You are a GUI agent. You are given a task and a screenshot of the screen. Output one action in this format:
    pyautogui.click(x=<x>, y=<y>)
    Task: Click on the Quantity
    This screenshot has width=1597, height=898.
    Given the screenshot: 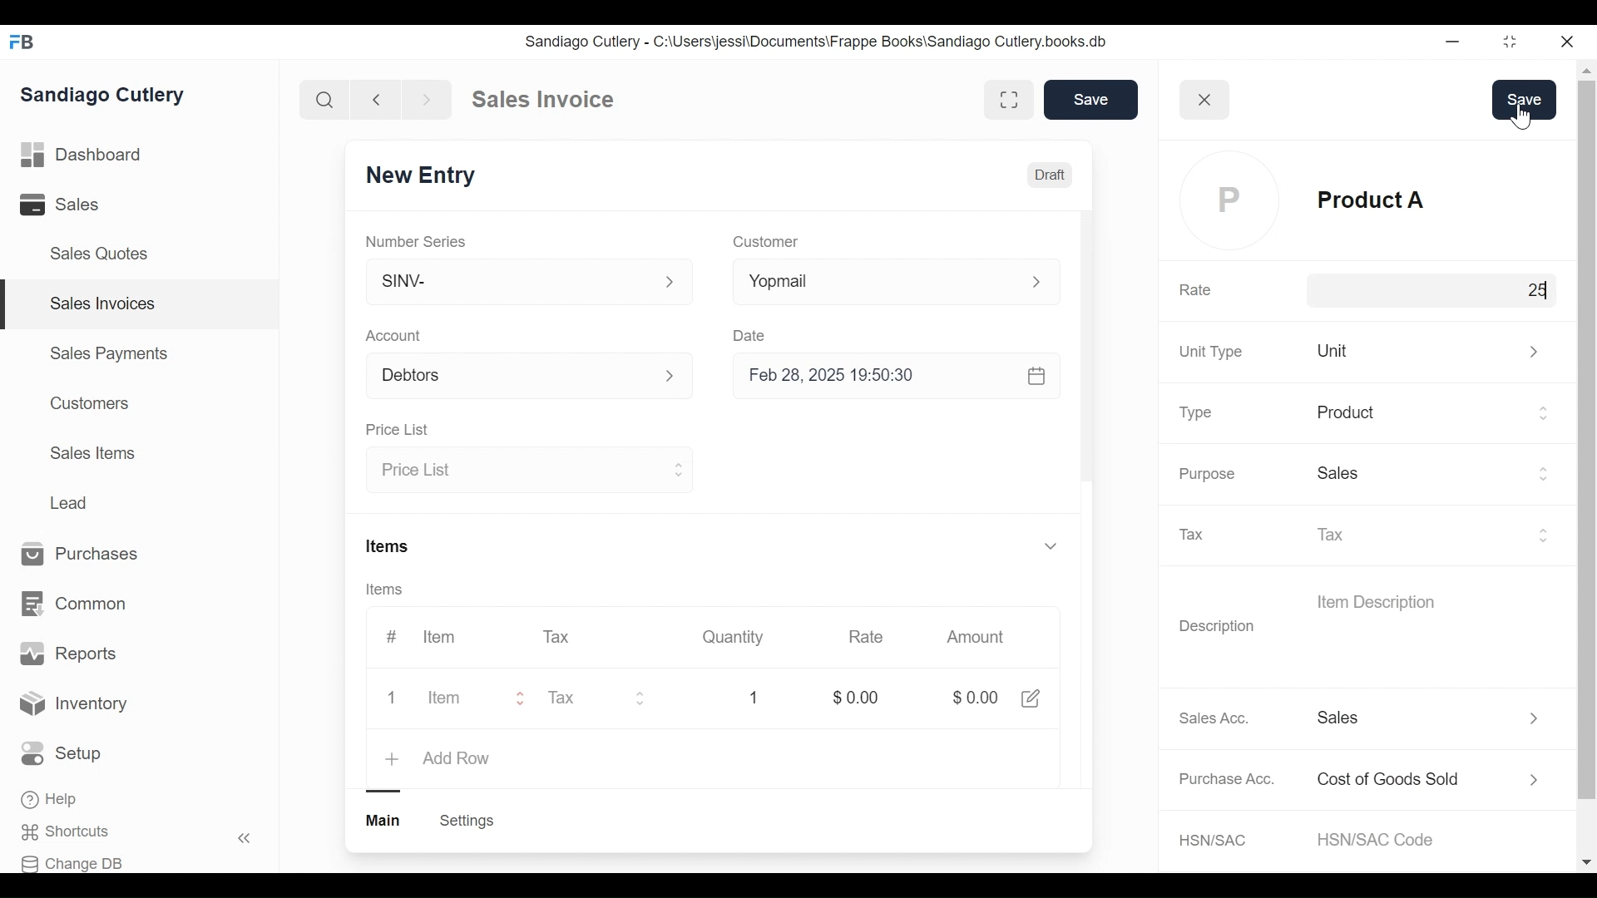 What is the action you would take?
    pyautogui.click(x=732, y=637)
    